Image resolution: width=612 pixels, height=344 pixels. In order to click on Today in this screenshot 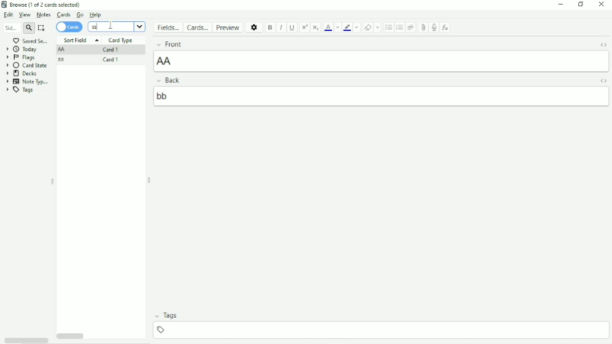, I will do `click(22, 49)`.